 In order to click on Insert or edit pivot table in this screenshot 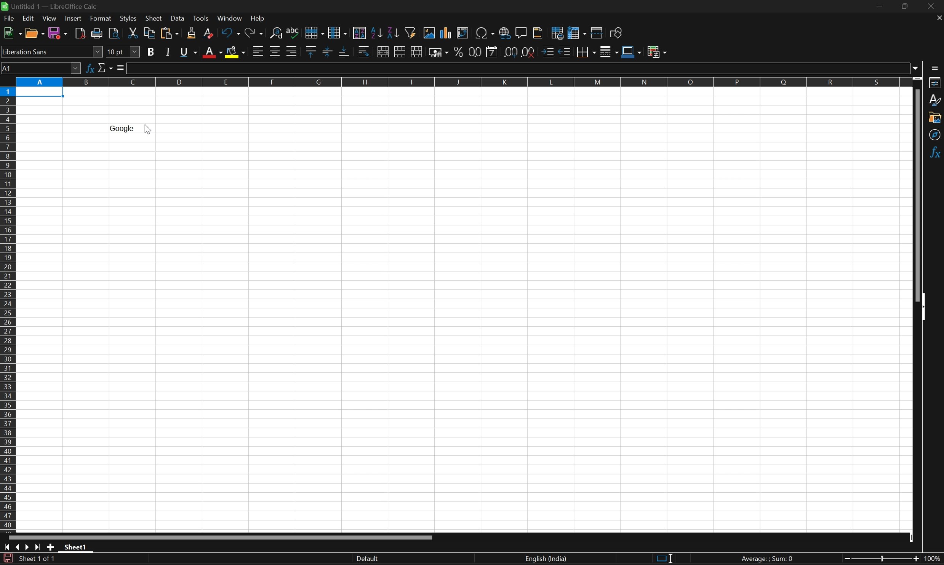, I will do `click(463, 32)`.